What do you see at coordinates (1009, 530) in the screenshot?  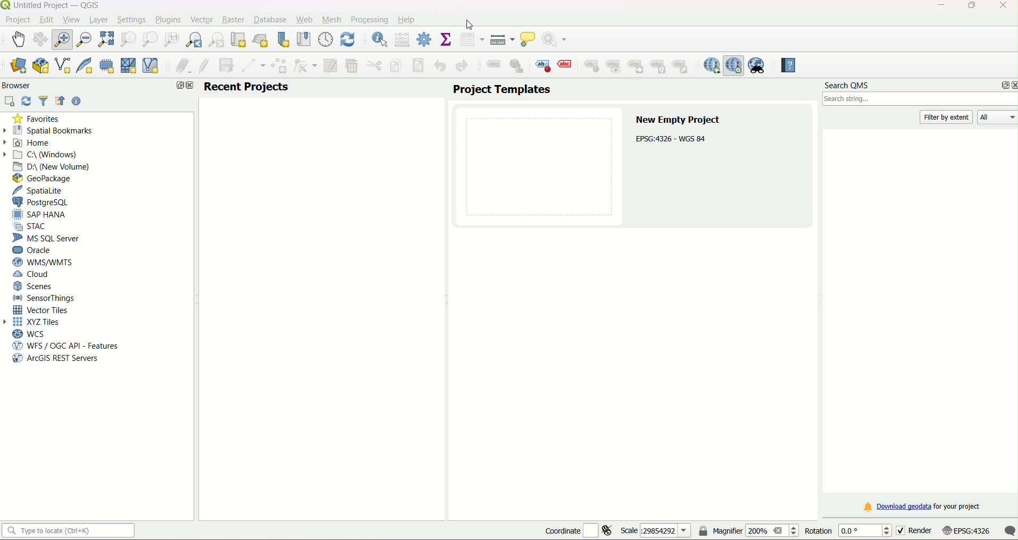 I see `comment` at bounding box center [1009, 530].